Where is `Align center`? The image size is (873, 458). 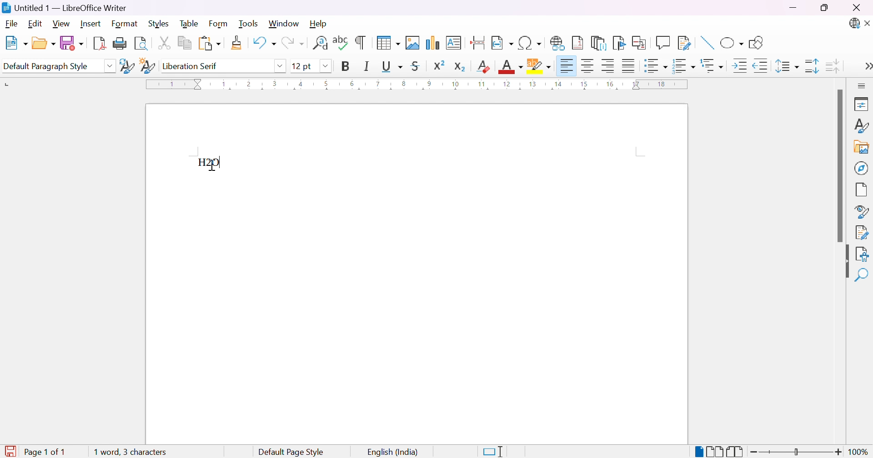 Align center is located at coordinates (589, 66).